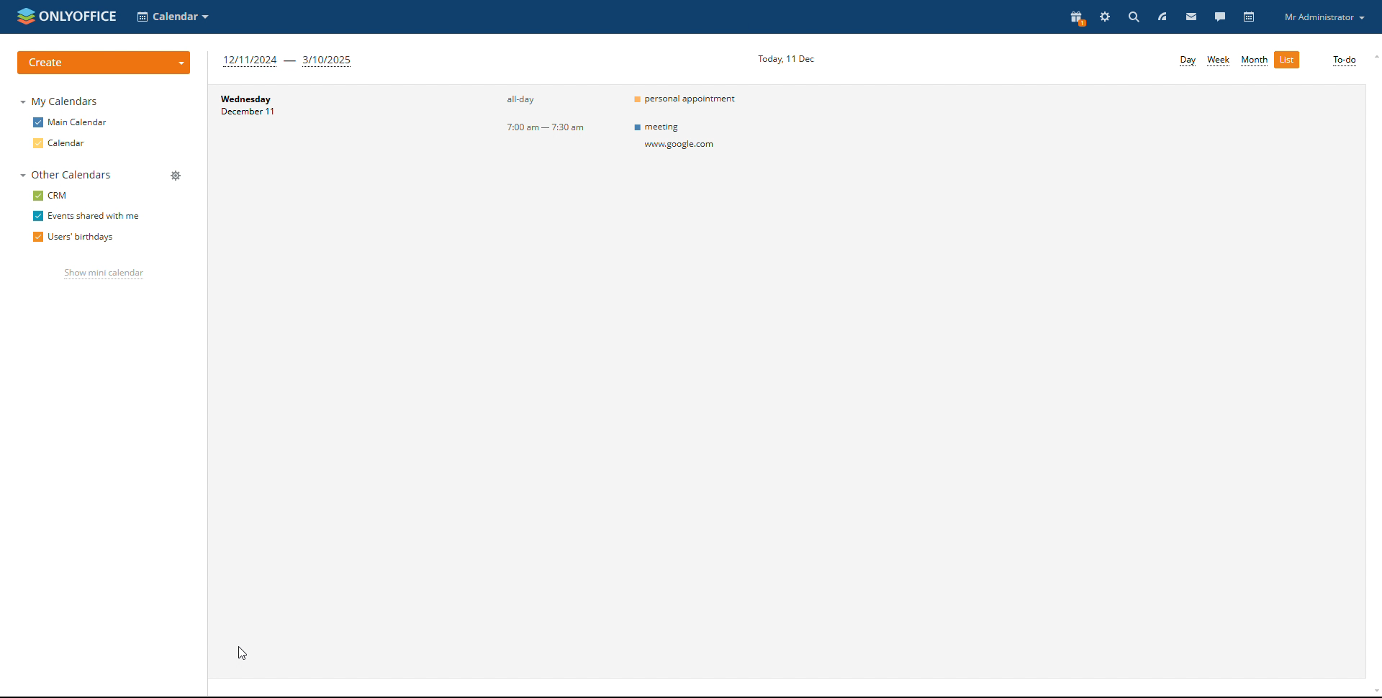 This screenshot has height=698, width=1382. I want to click on event, so click(687, 136).